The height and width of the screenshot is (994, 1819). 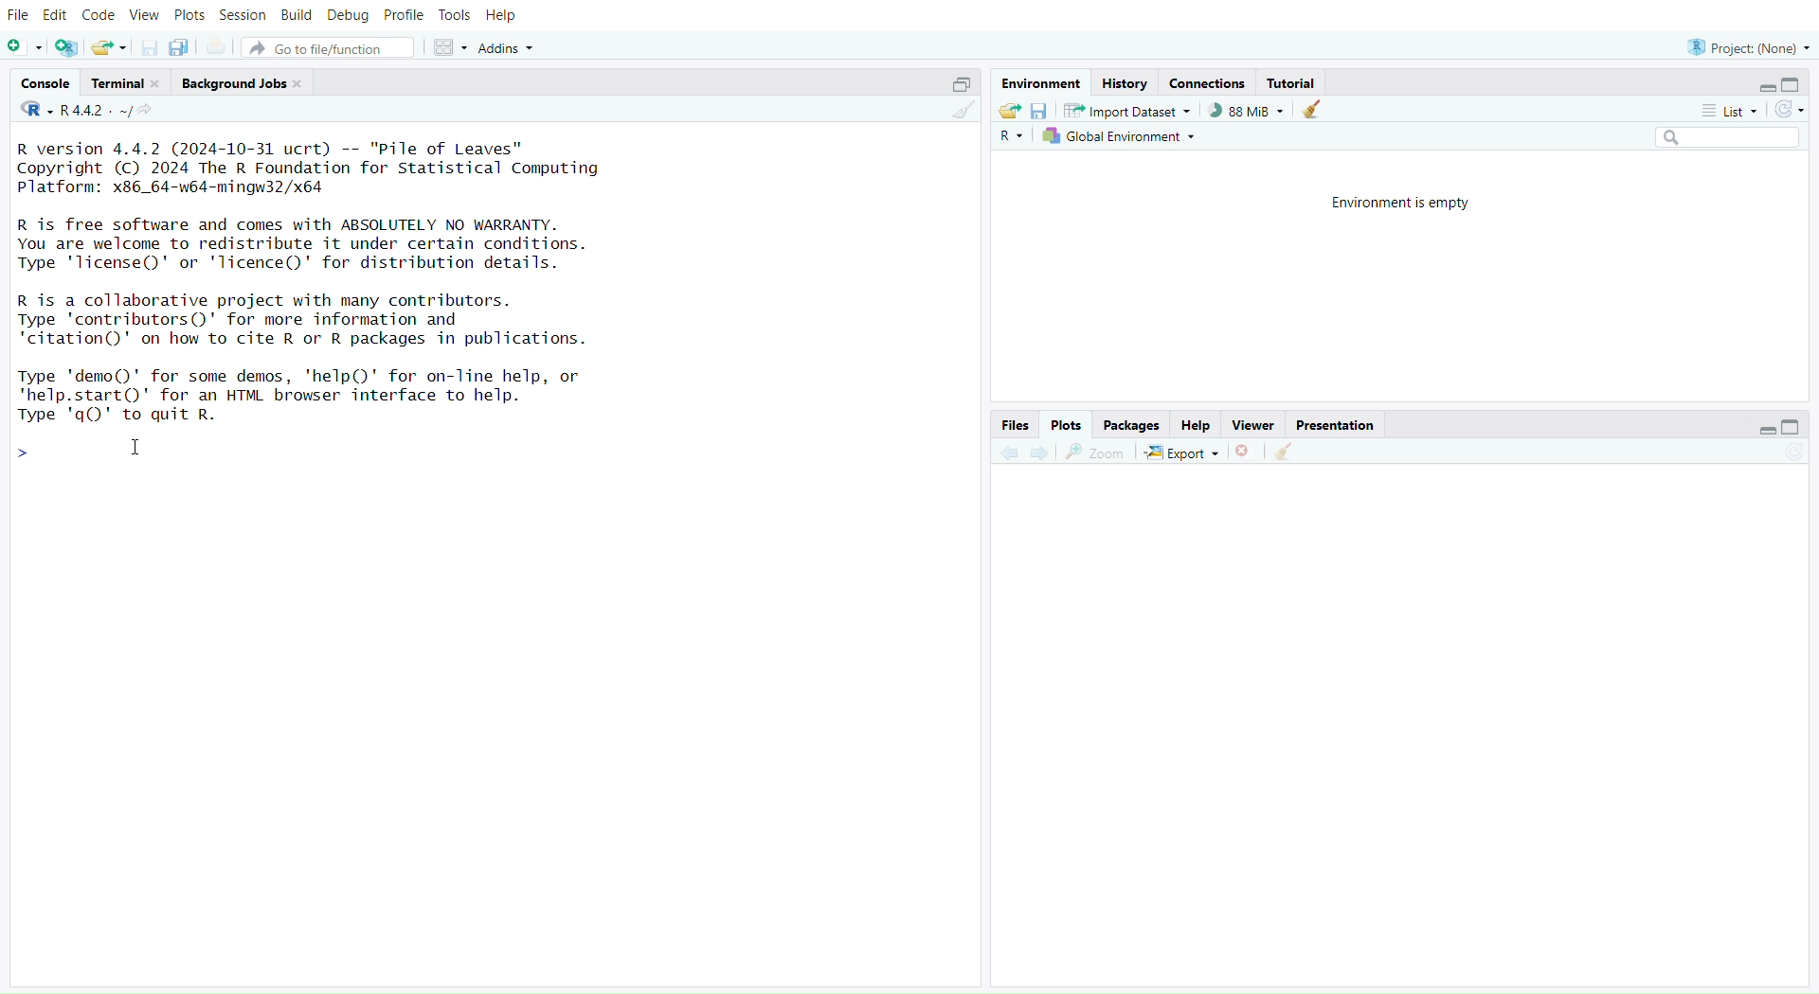 I want to click on plots, so click(x=1070, y=424).